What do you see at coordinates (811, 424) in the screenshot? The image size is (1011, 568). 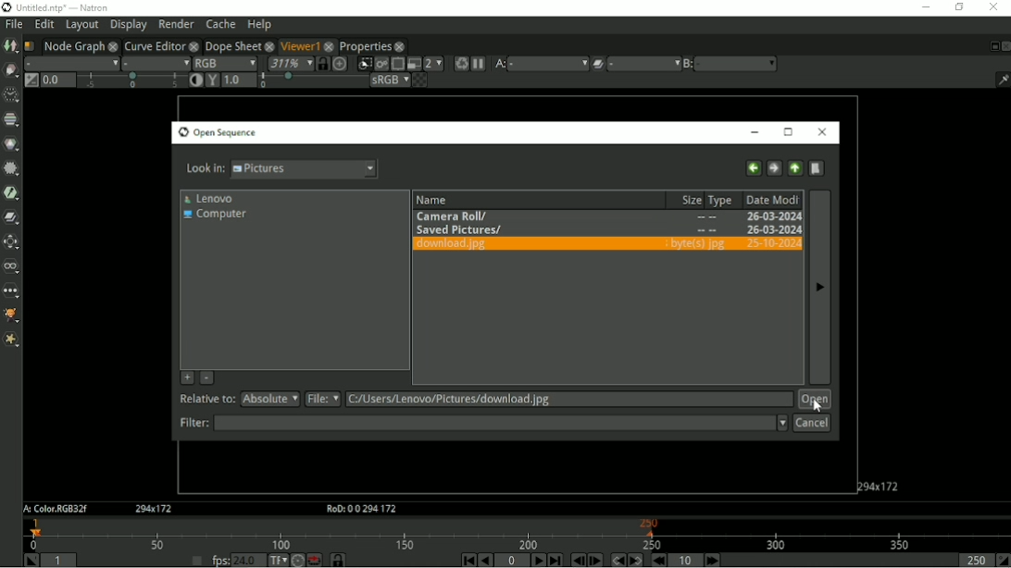 I see `Cancel` at bounding box center [811, 424].